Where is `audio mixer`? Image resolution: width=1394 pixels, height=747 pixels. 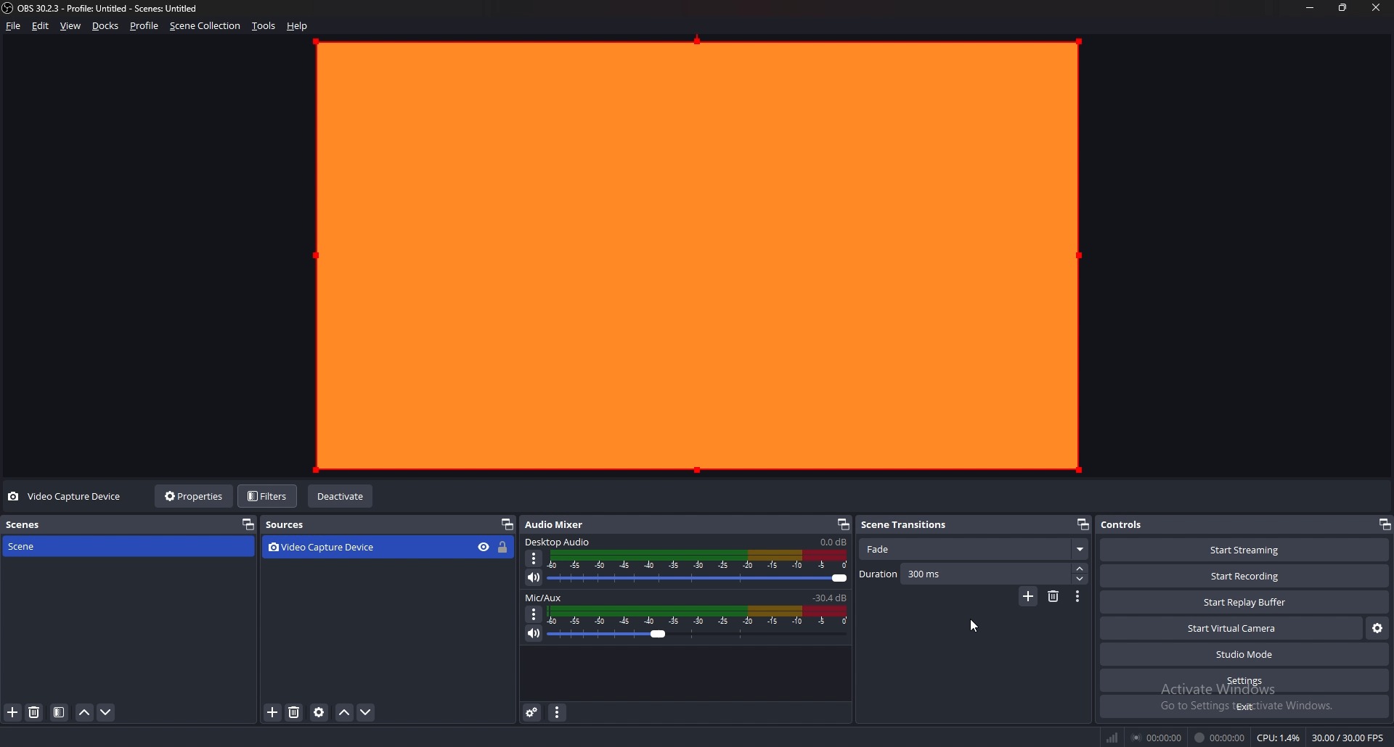
audio mixer is located at coordinates (559, 524).